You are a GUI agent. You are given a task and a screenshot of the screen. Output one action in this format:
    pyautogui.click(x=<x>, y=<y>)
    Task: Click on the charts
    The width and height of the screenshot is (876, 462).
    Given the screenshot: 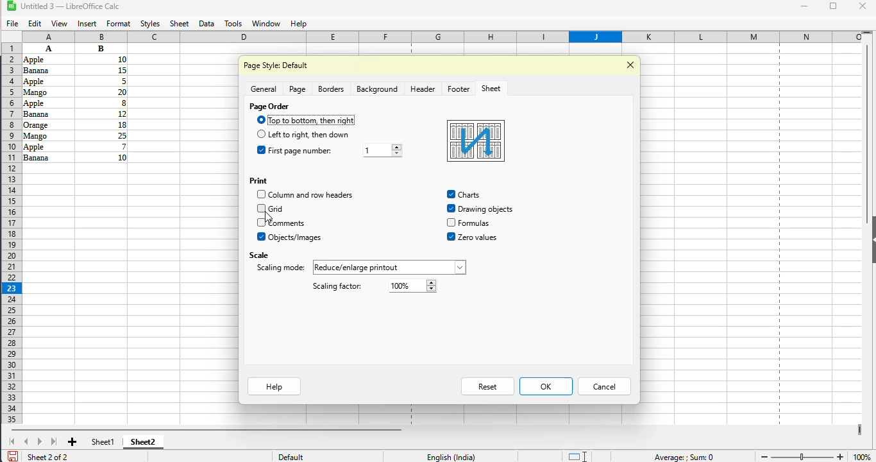 What is the action you would take?
    pyautogui.click(x=451, y=194)
    